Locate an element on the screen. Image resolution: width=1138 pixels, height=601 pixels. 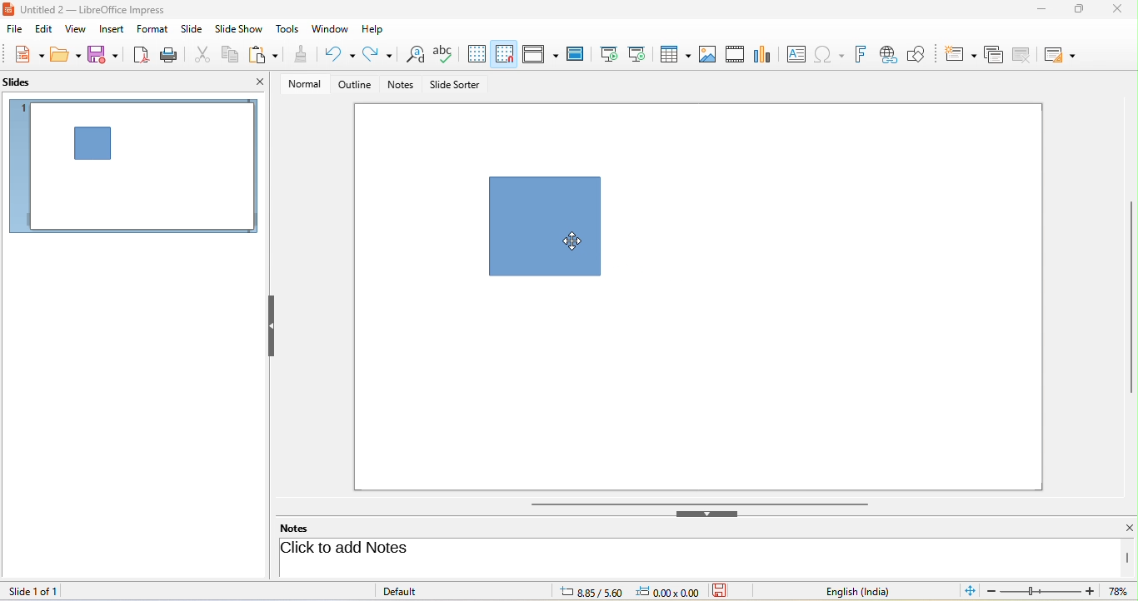
format is located at coordinates (155, 31).